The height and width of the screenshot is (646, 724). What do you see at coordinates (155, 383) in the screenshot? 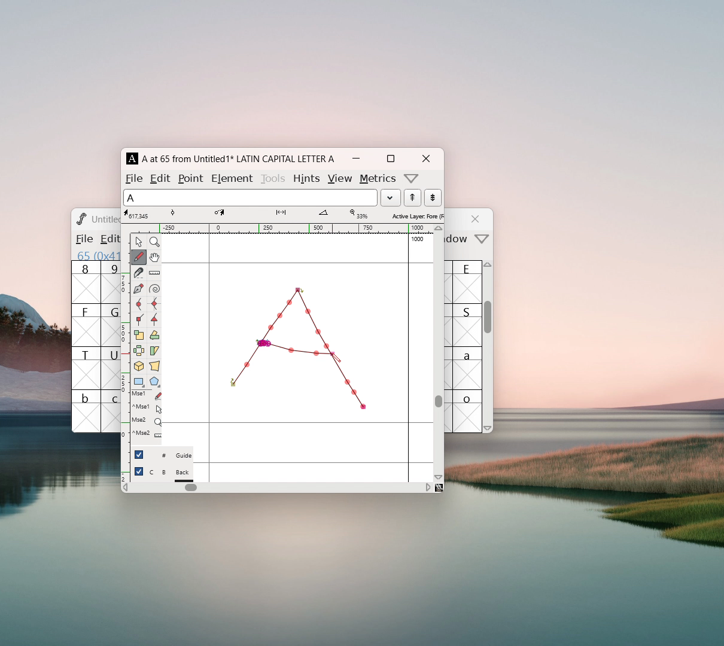
I see `polygon or star` at bounding box center [155, 383].